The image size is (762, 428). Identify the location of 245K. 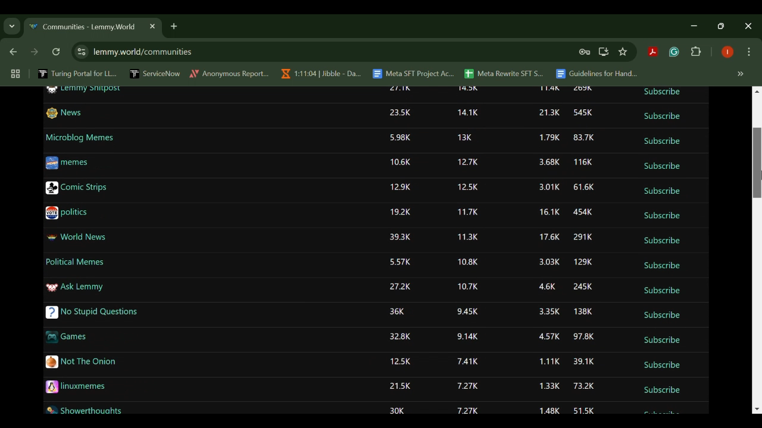
(583, 287).